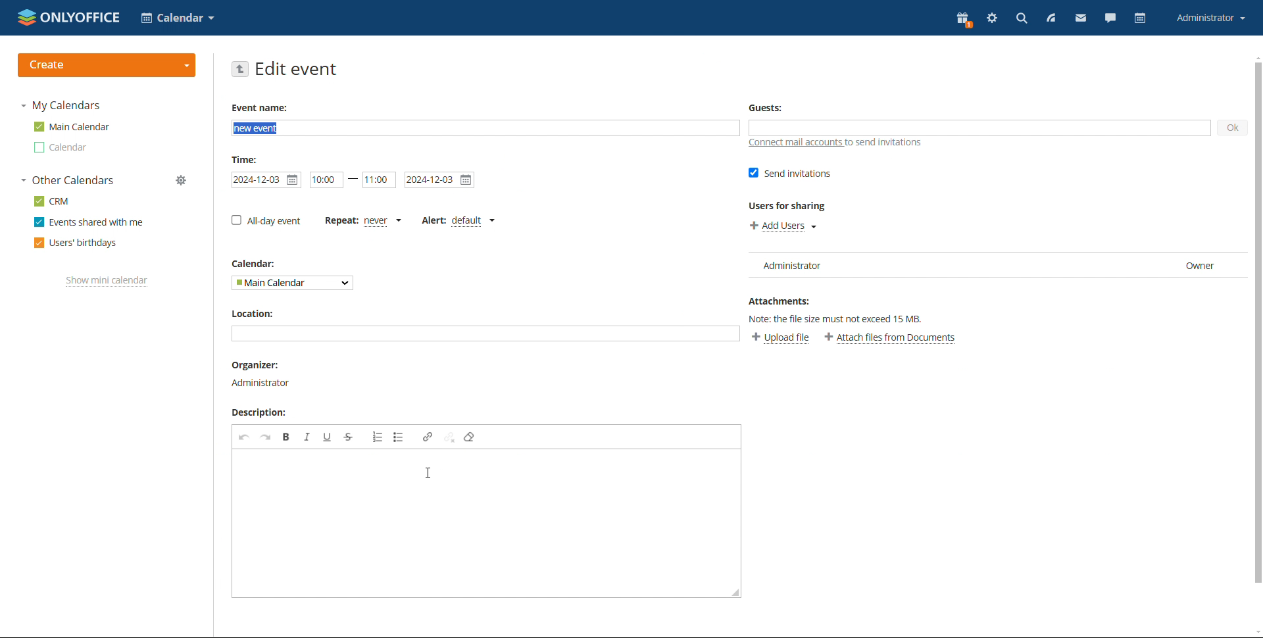 This screenshot has height=638, width=1263. I want to click on redo, so click(266, 437).